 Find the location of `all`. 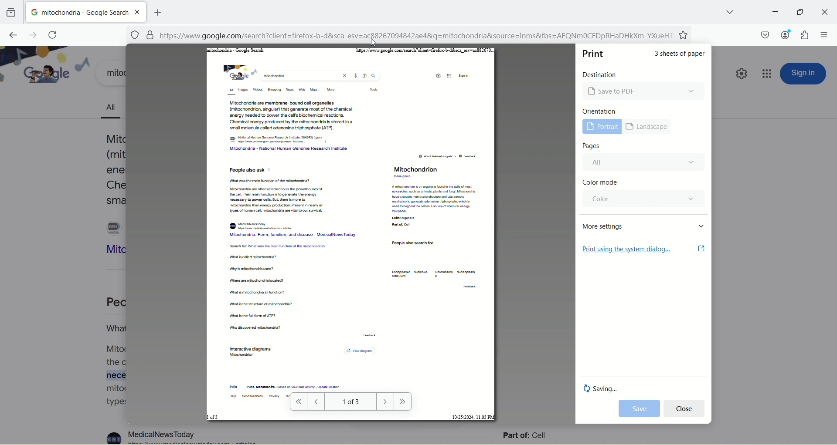

all is located at coordinates (646, 162).